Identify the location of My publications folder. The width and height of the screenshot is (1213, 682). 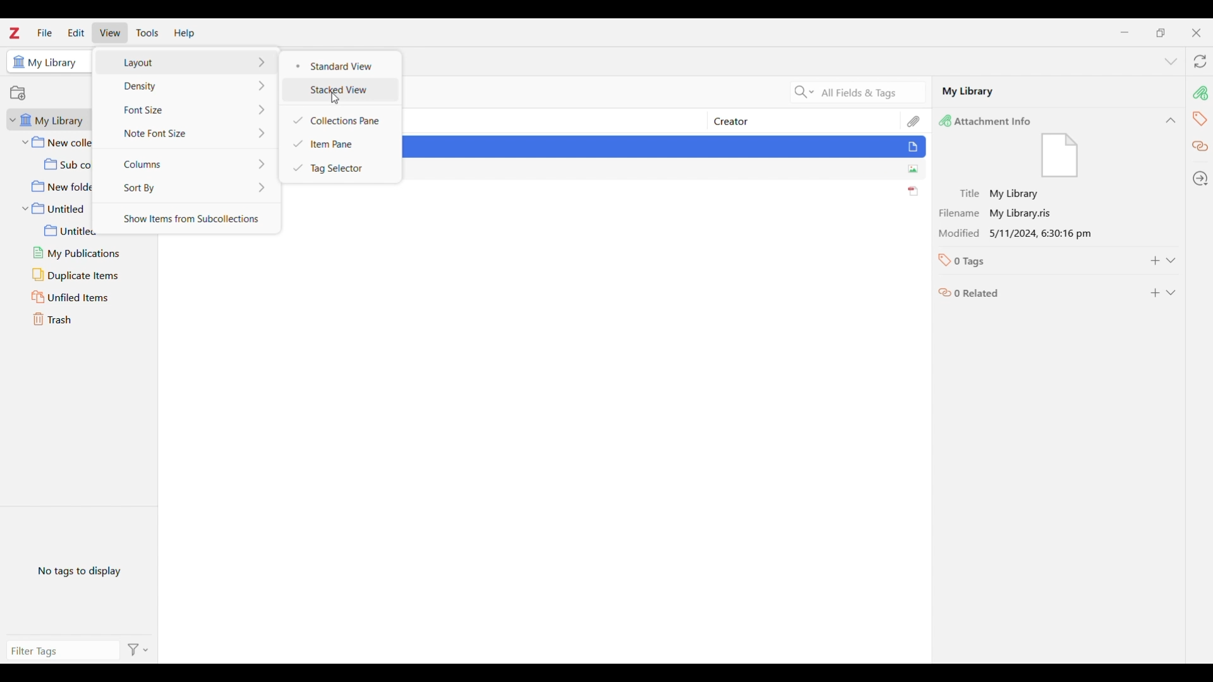
(85, 253).